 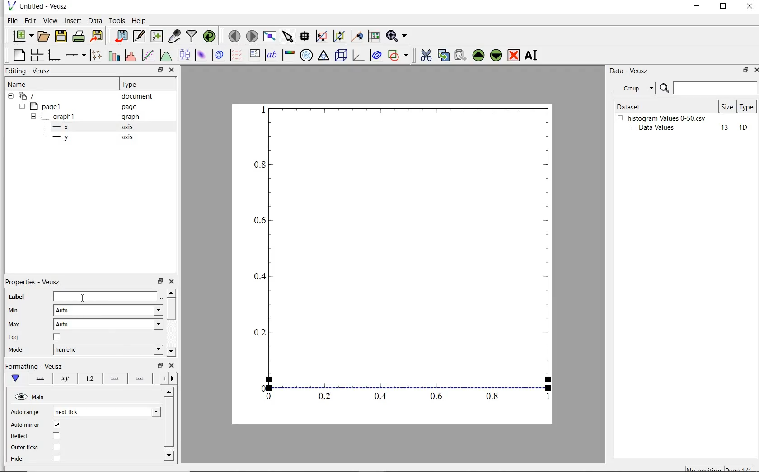 What do you see at coordinates (73, 21) in the screenshot?
I see `insert` at bounding box center [73, 21].